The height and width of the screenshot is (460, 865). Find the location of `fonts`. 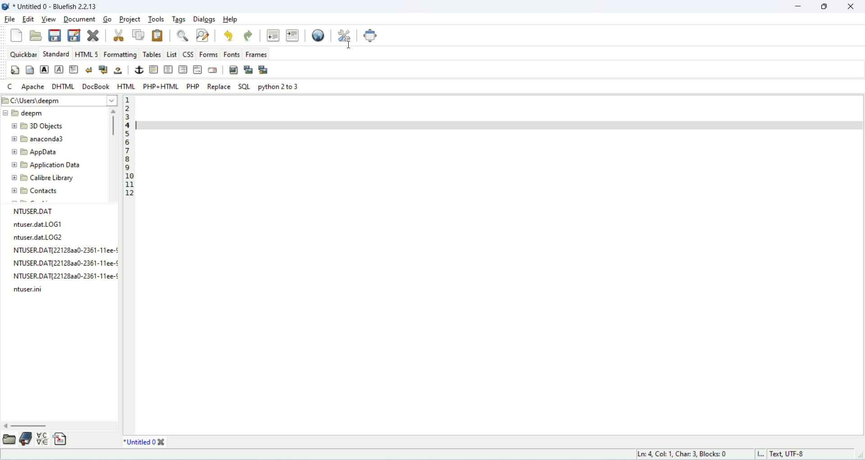

fonts is located at coordinates (232, 54).